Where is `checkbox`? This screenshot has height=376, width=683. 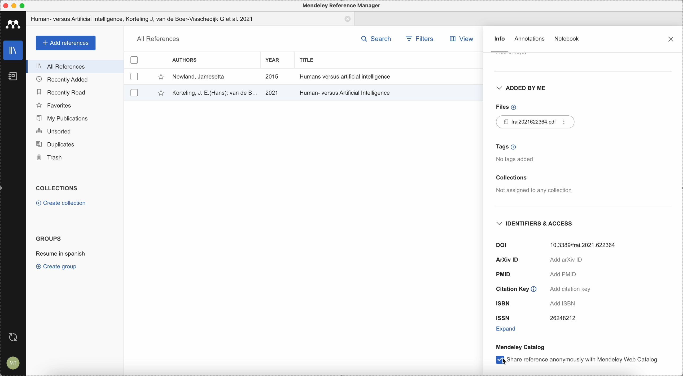 checkbox is located at coordinates (133, 92).